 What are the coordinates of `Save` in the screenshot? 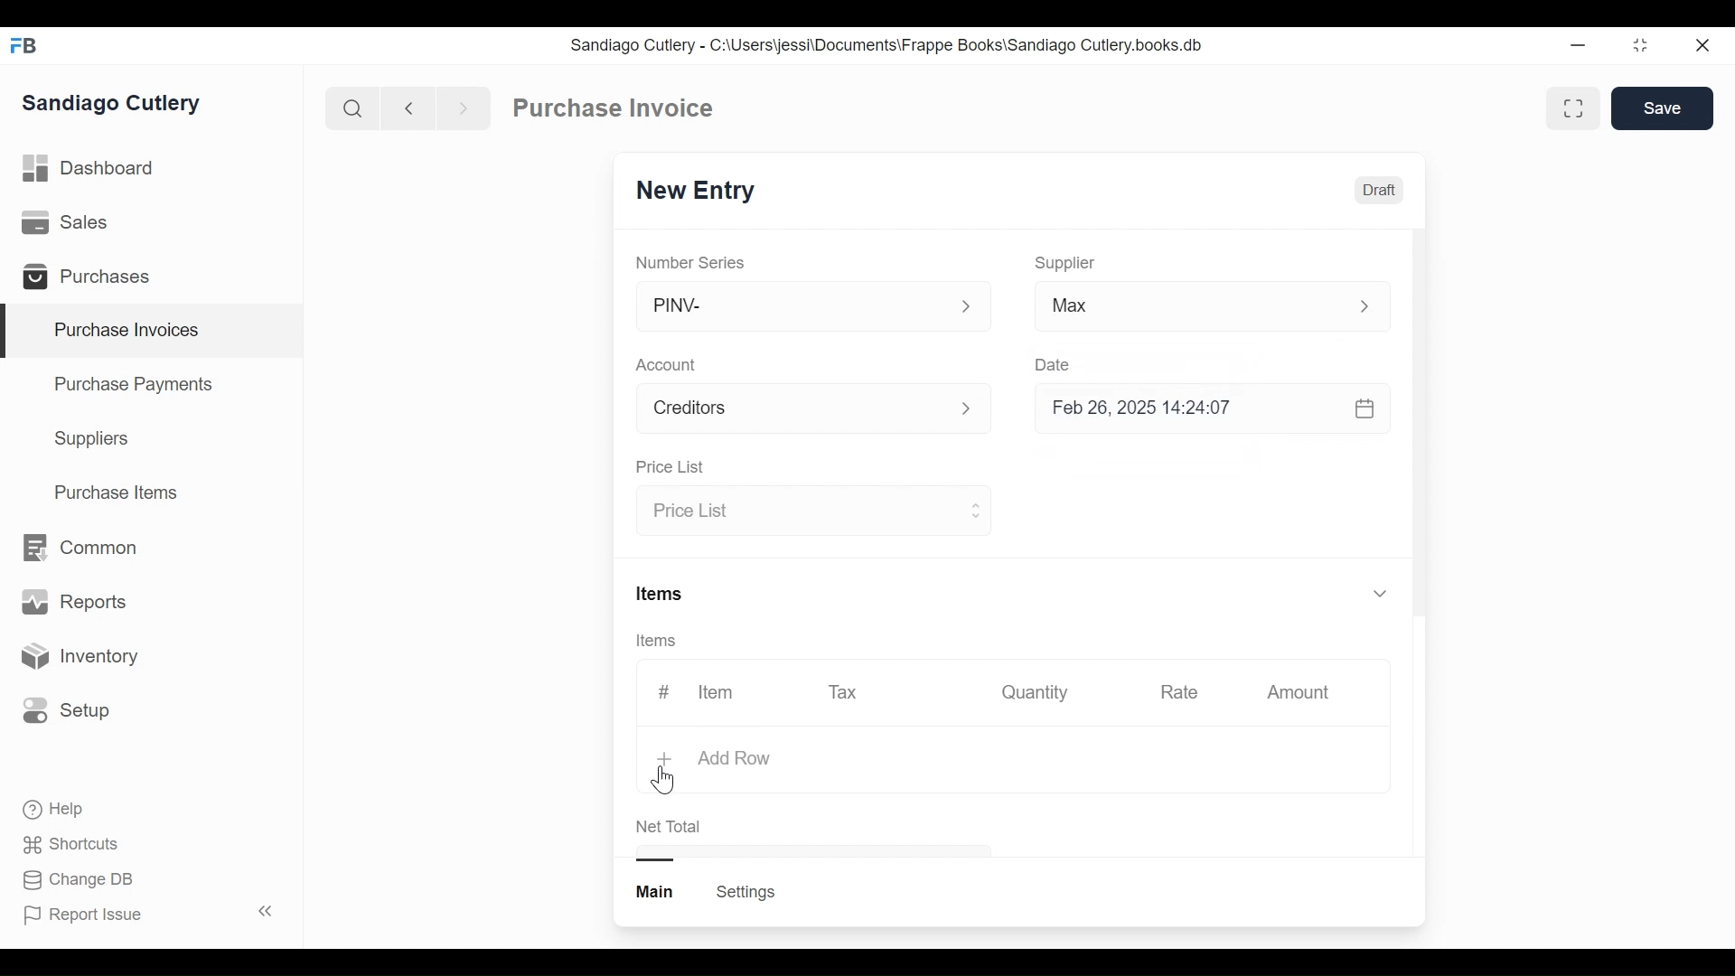 It's located at (1665, 108).